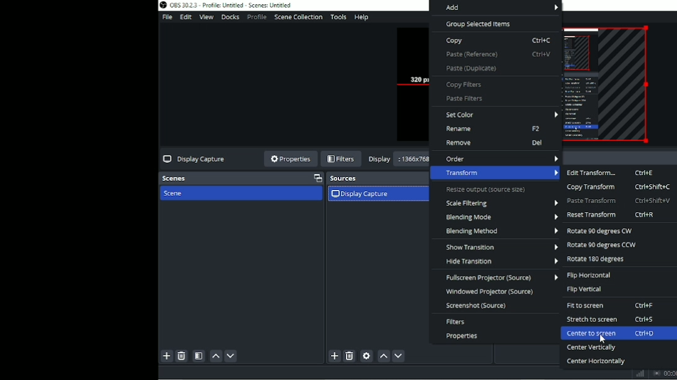  I want to click on Windowed projector, so click(490, 291).